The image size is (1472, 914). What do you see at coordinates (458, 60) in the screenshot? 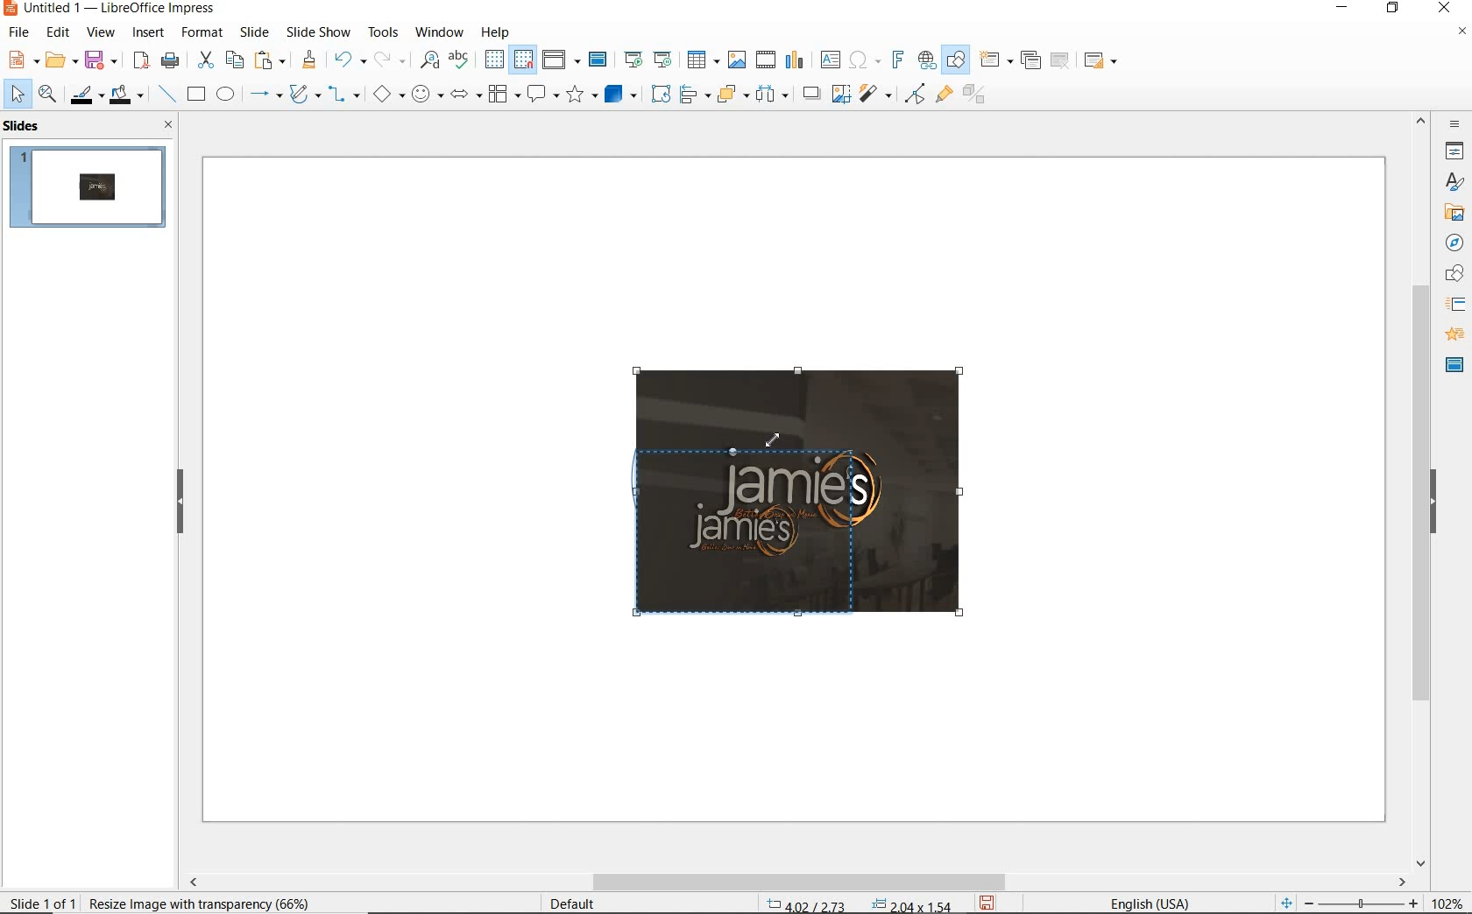
I see `spelling` at bounding box center [458, 60].